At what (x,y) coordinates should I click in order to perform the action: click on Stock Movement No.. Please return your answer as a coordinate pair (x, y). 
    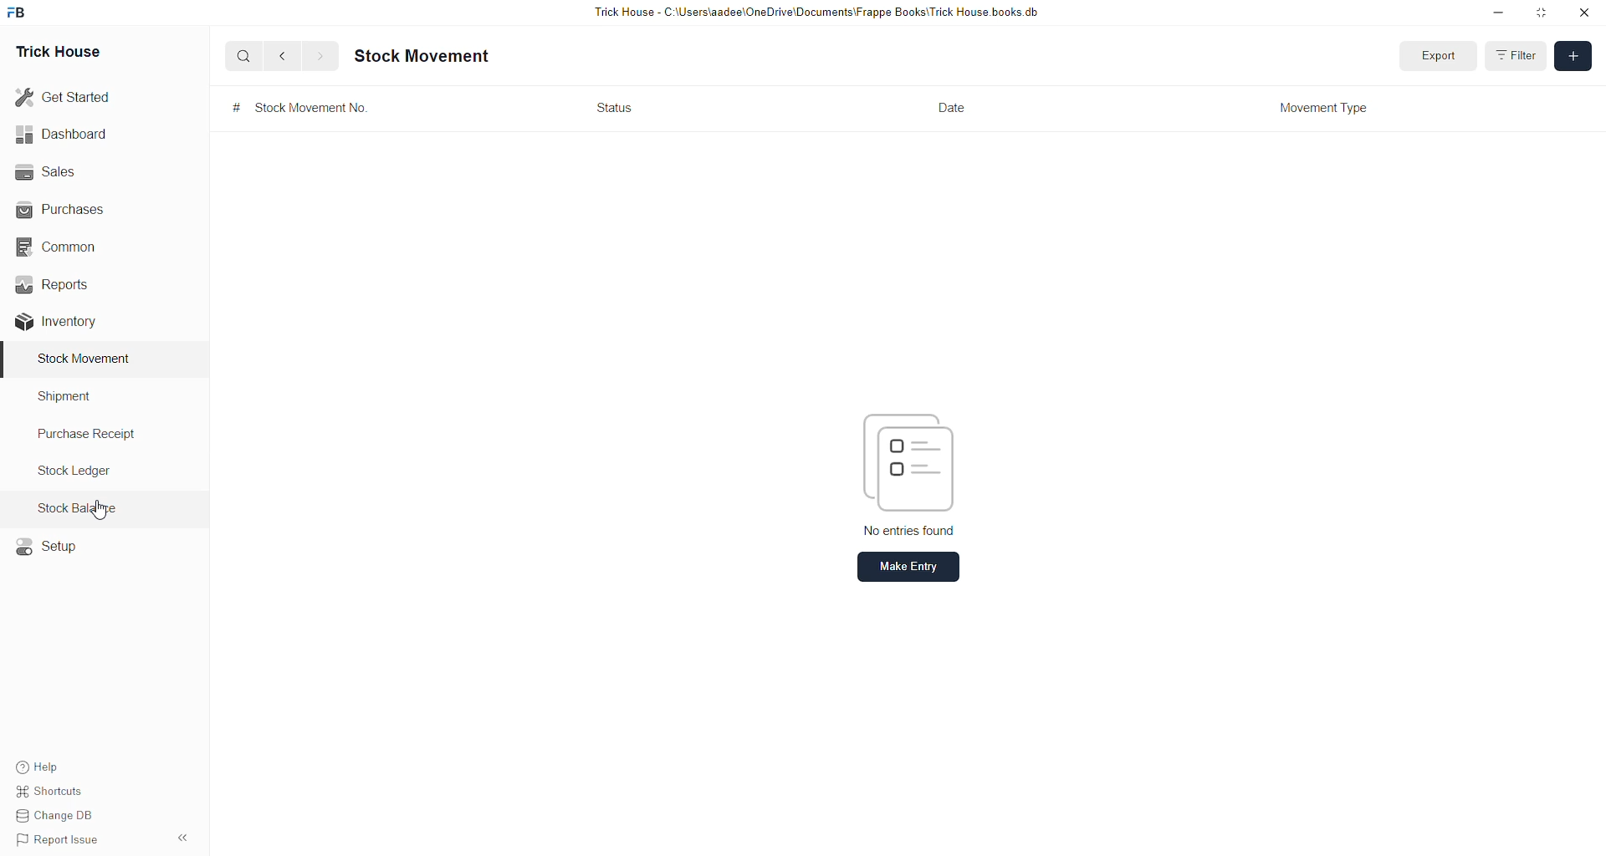
    Looking at the image, I should click on (307, 111).